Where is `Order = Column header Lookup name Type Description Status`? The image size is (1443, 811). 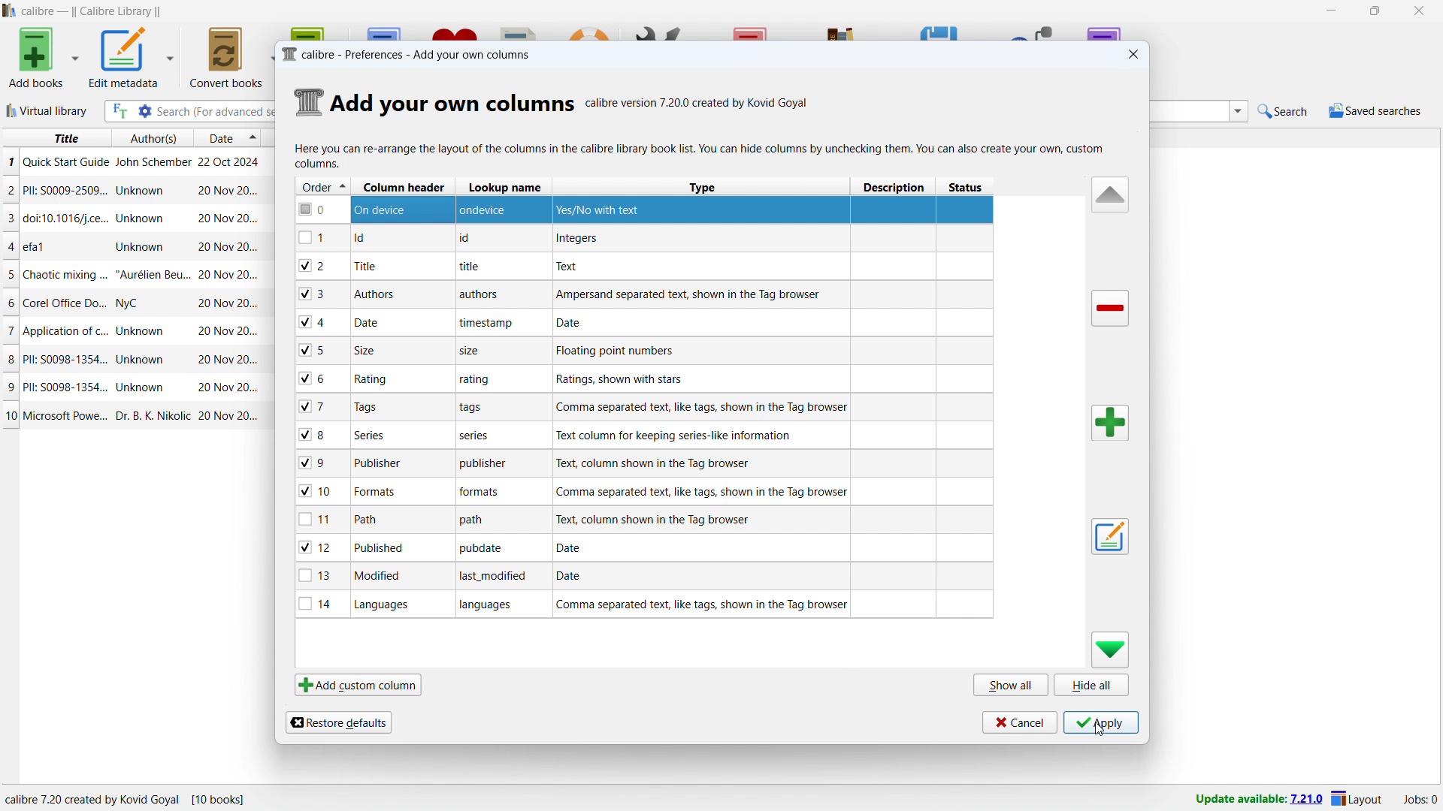
Order = Column header Lookup name Type Description Status is located at coordinates (645, 186).